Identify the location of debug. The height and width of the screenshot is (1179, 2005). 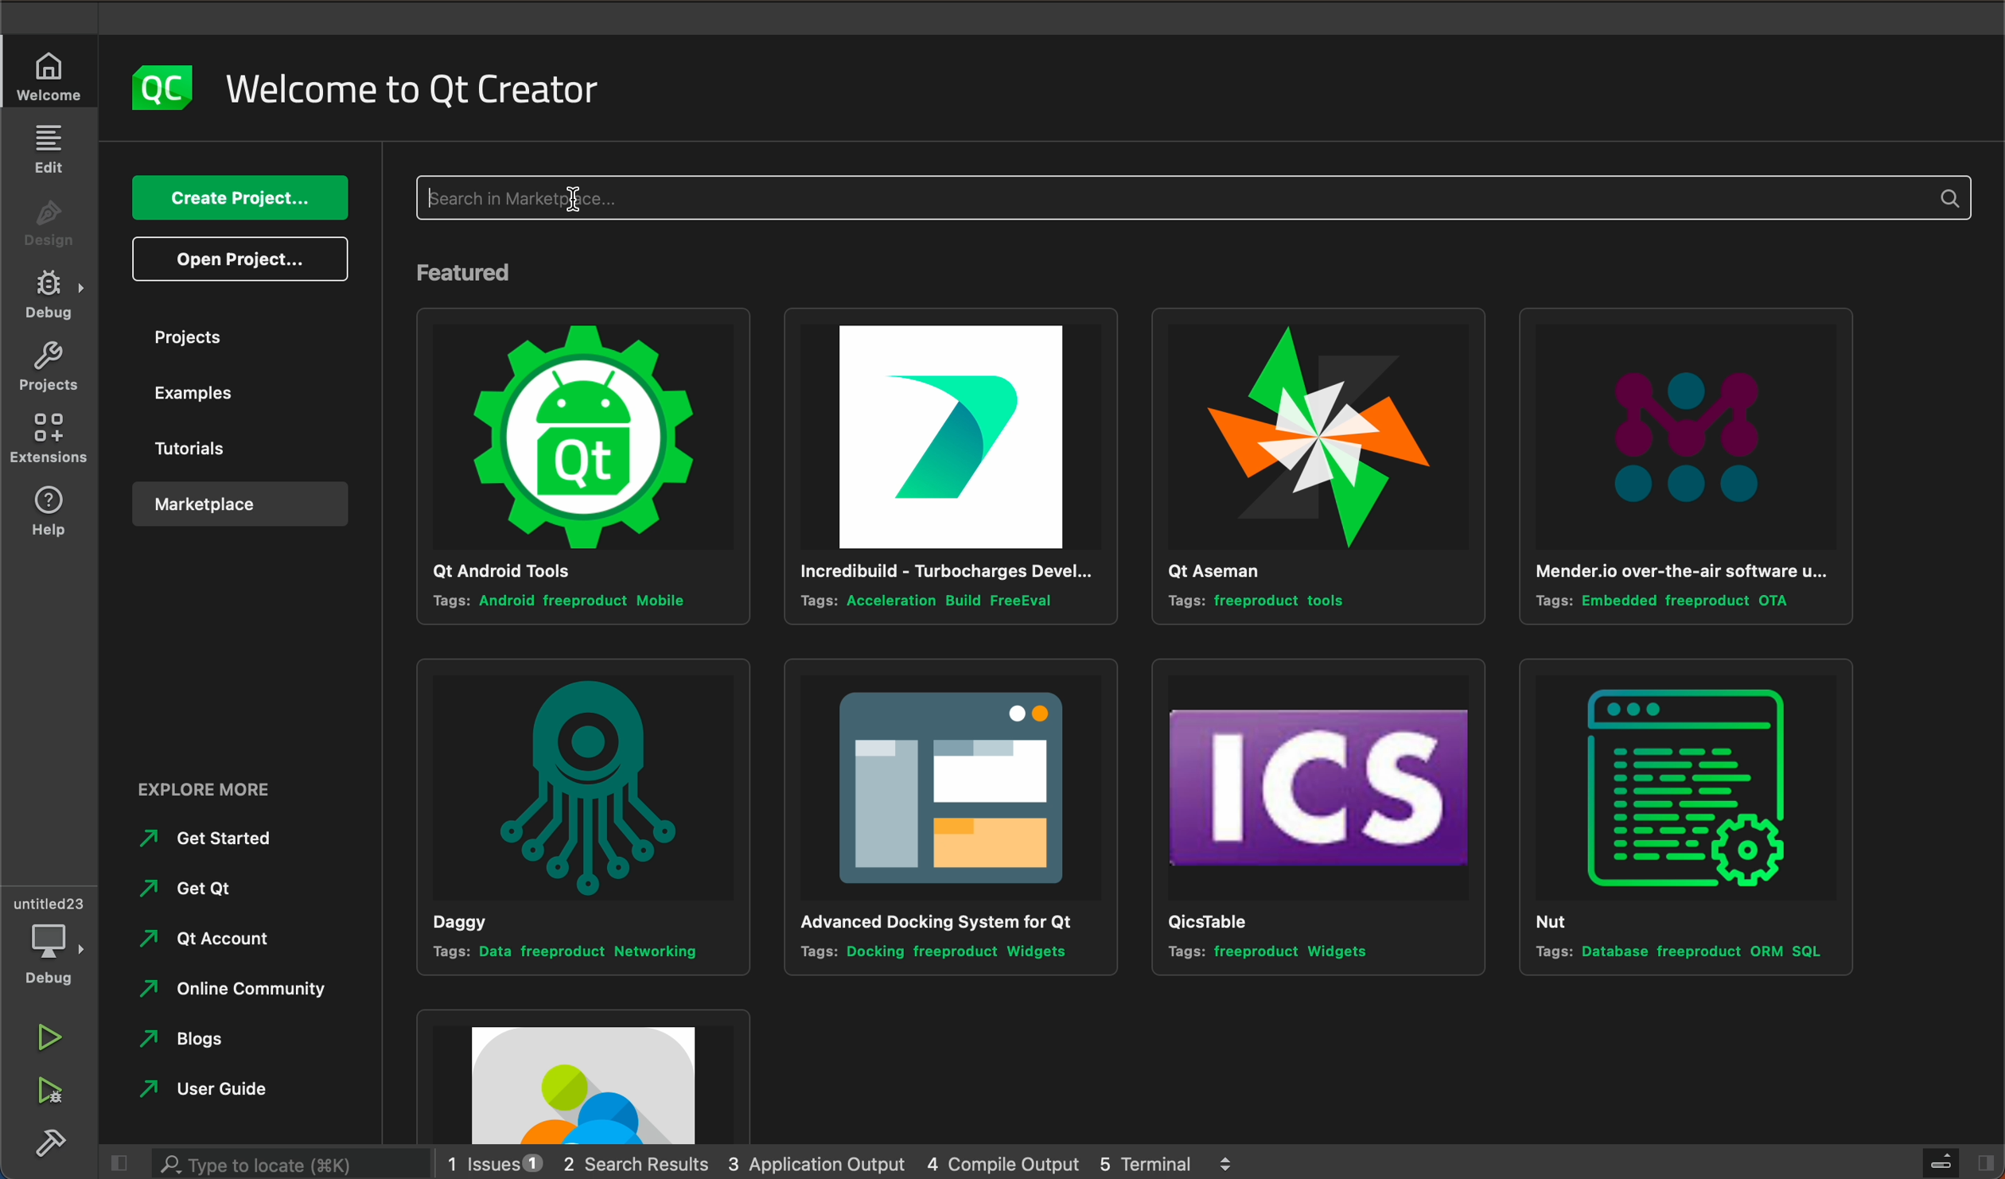
(49, 296).